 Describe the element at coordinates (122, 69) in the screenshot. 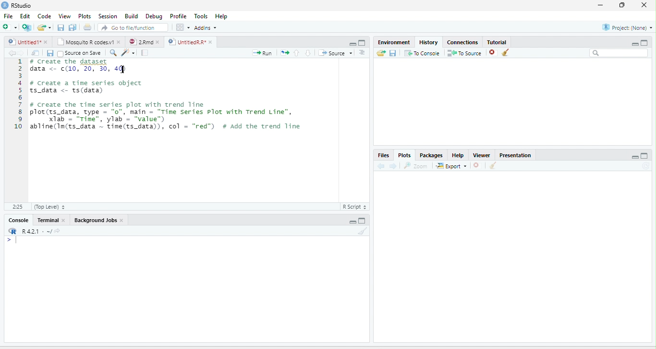

I see `cursor` at that location.